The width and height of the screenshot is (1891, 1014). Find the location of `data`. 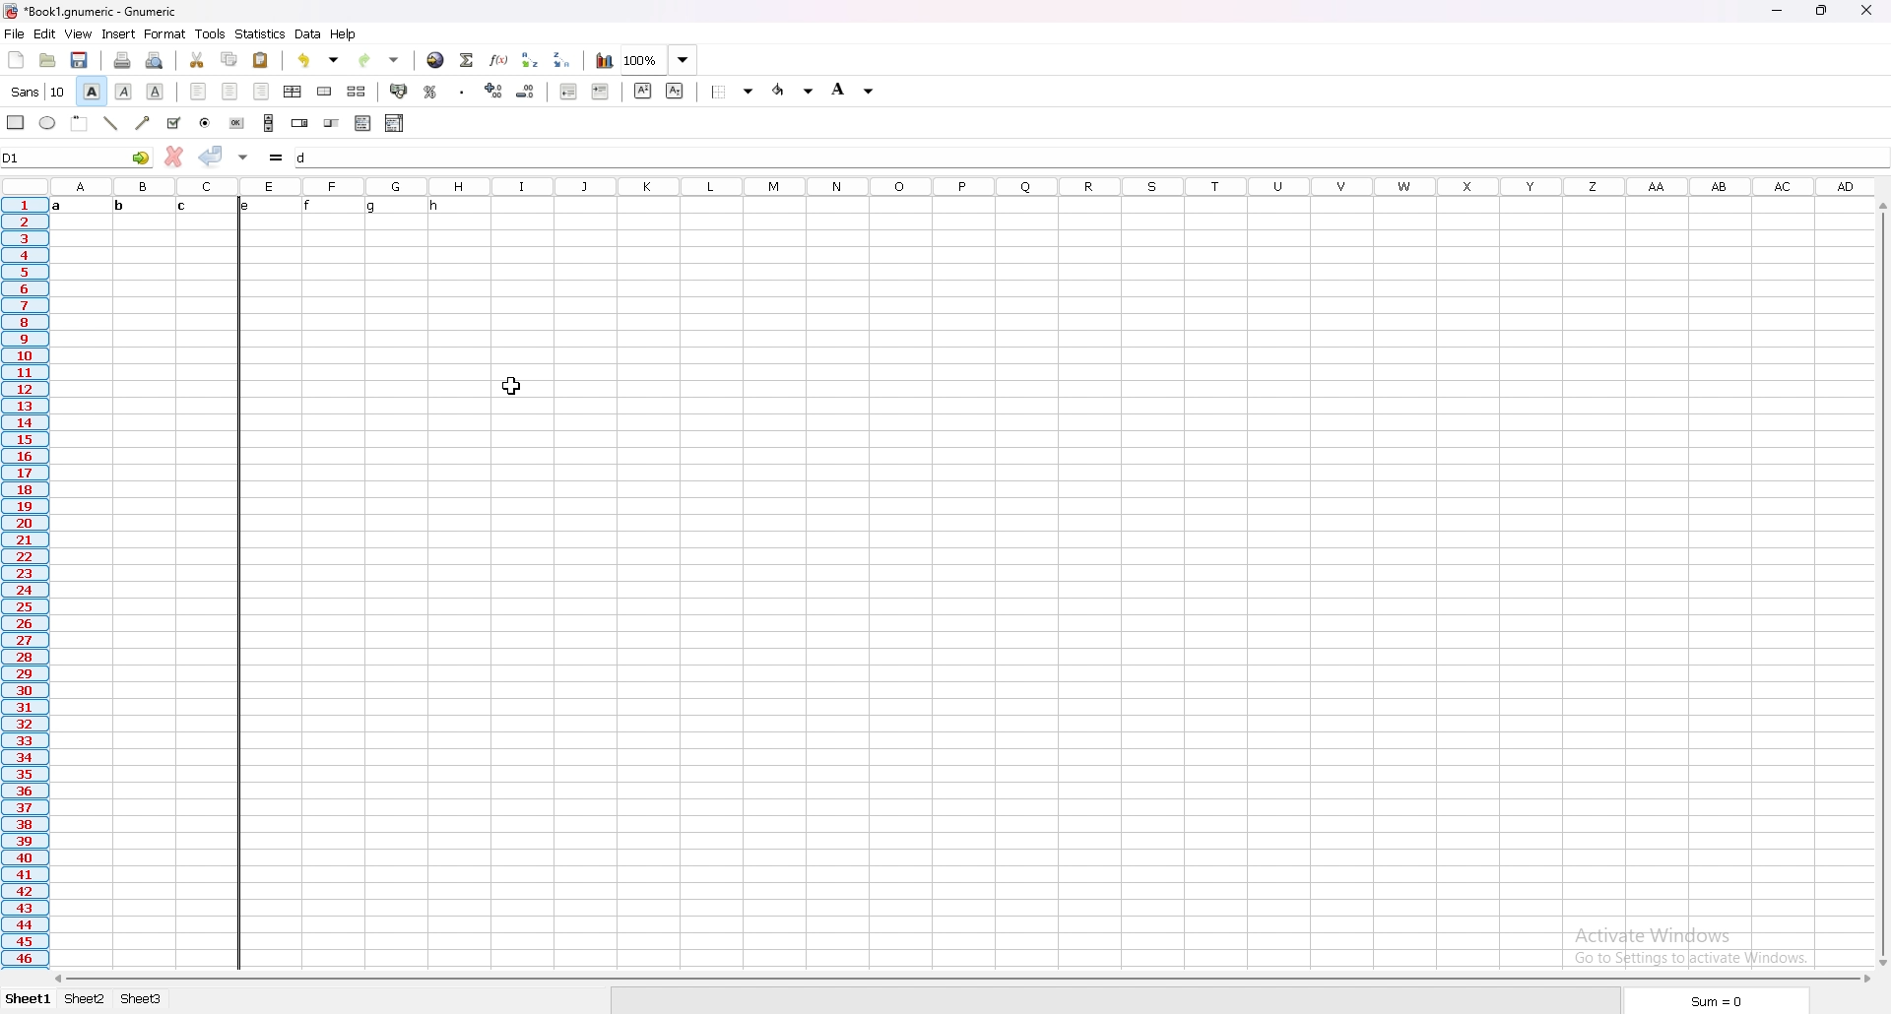

data is located at coordinates (309, 33).